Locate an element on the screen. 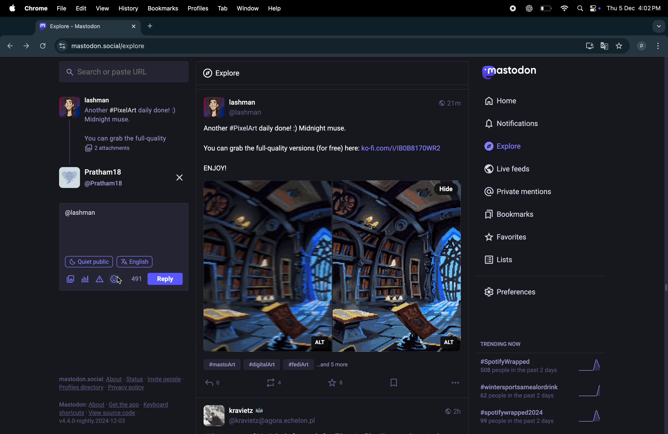 The width and height of the screenshot is (668, 434). privacy policy is located at coordinates (122, 384).